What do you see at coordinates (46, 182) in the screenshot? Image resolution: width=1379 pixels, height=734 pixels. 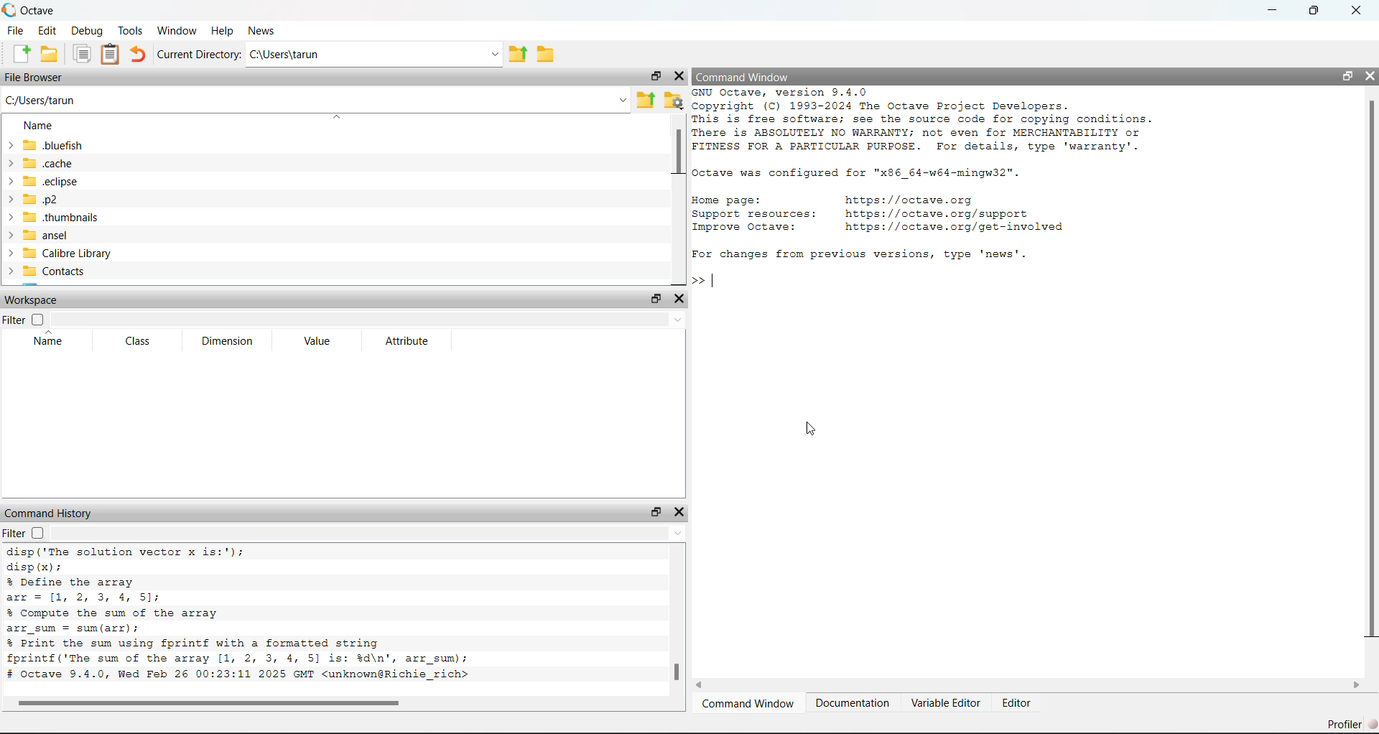 I see `eclipse` at bounding box center [46, 182].